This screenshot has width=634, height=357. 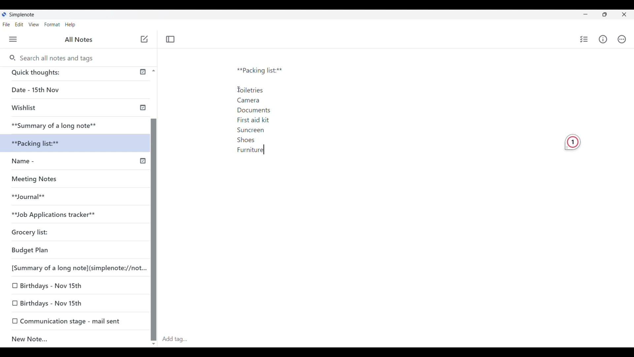 I want to click on Title of left panel, so click(x=80, y=39).